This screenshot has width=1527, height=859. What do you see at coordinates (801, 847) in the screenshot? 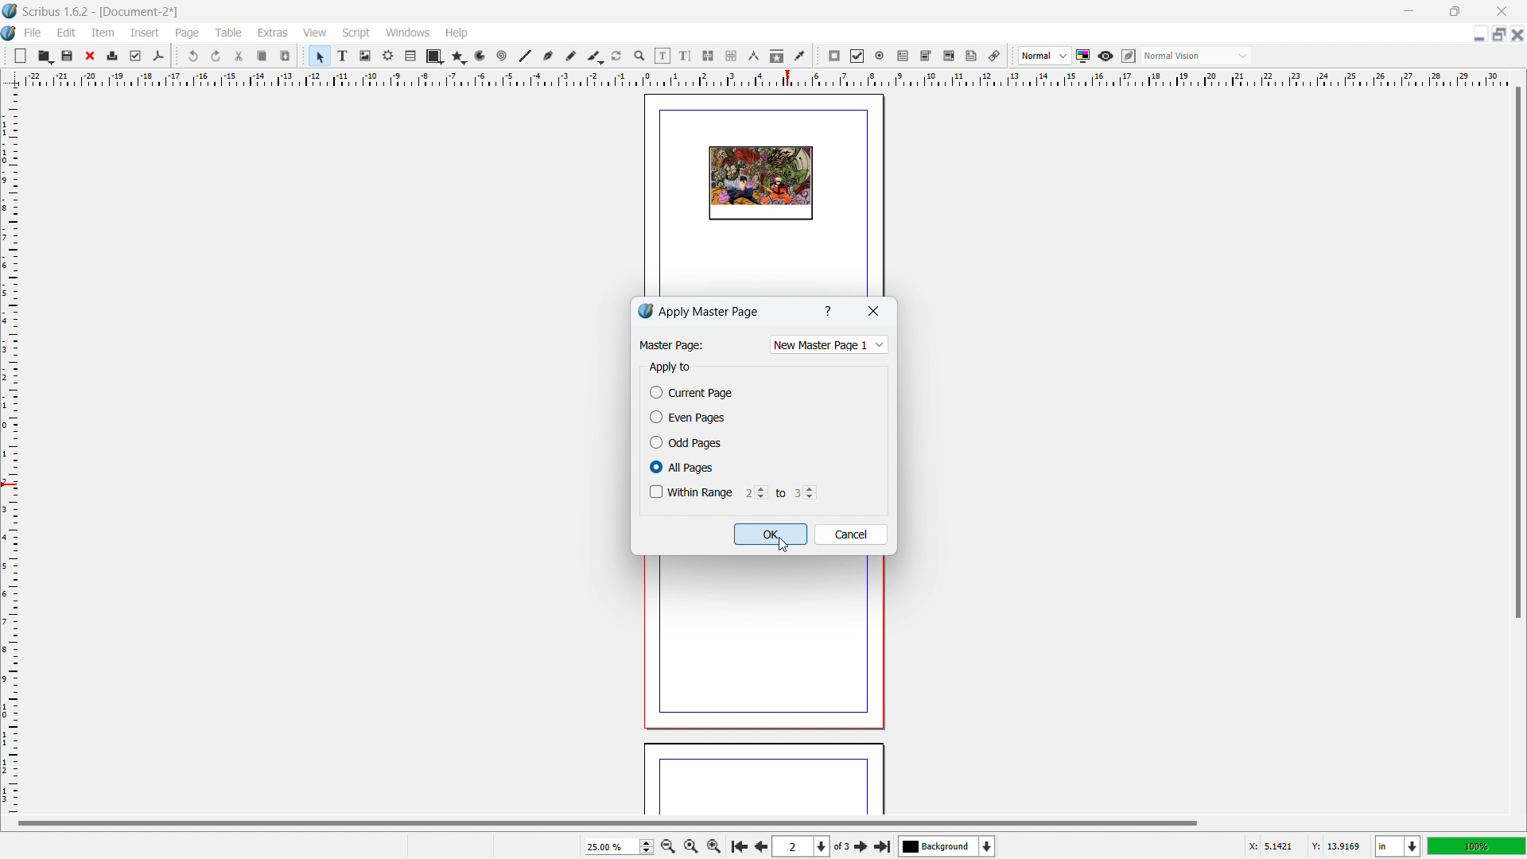
I see `select the current page` at bounding box center [801, 847].